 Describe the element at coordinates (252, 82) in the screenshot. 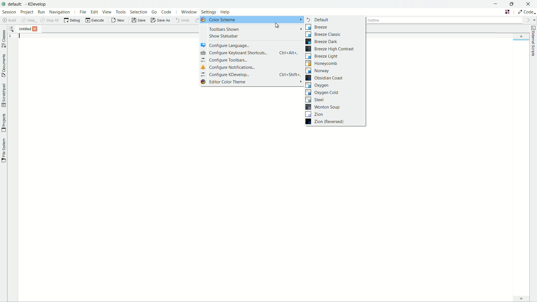

I see `editor color theme` at that location.